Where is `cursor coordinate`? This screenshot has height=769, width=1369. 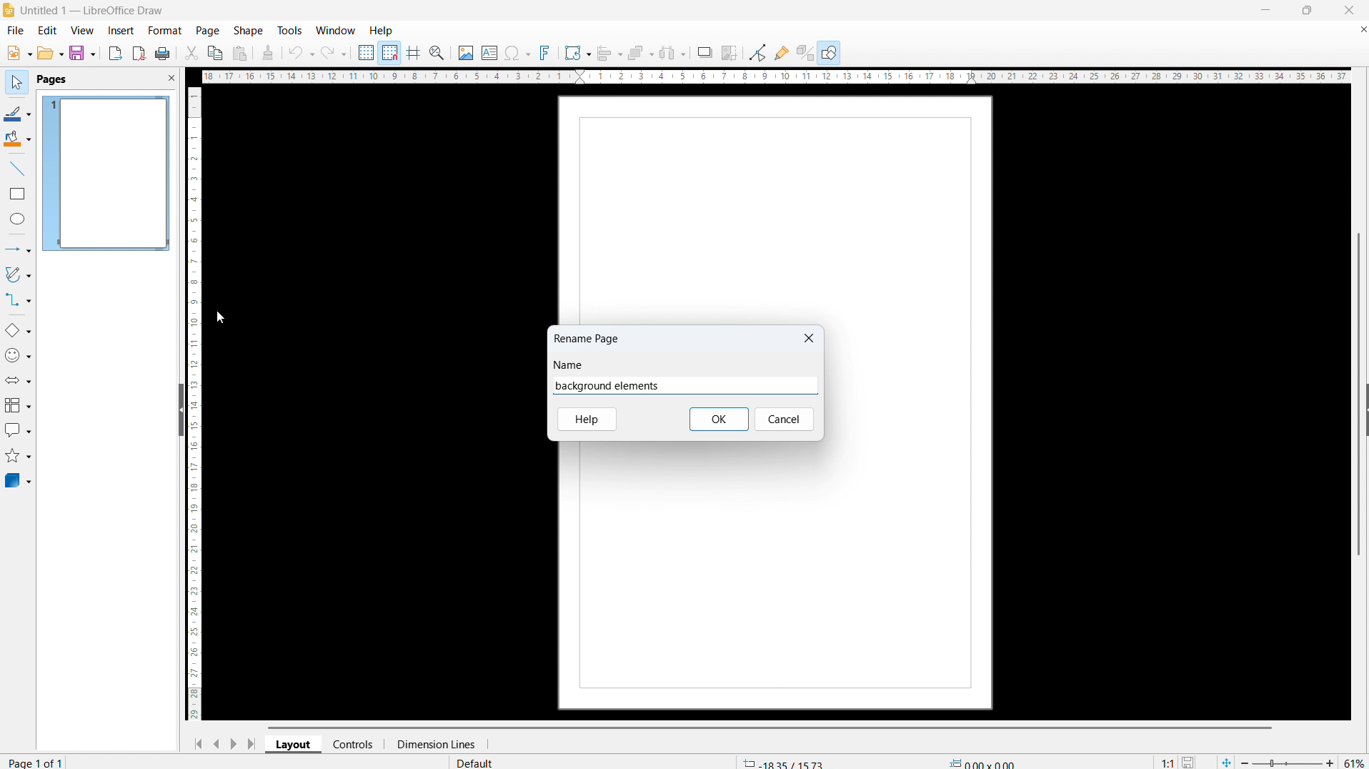 cursor coordinate is located at coordinates (783, 762).